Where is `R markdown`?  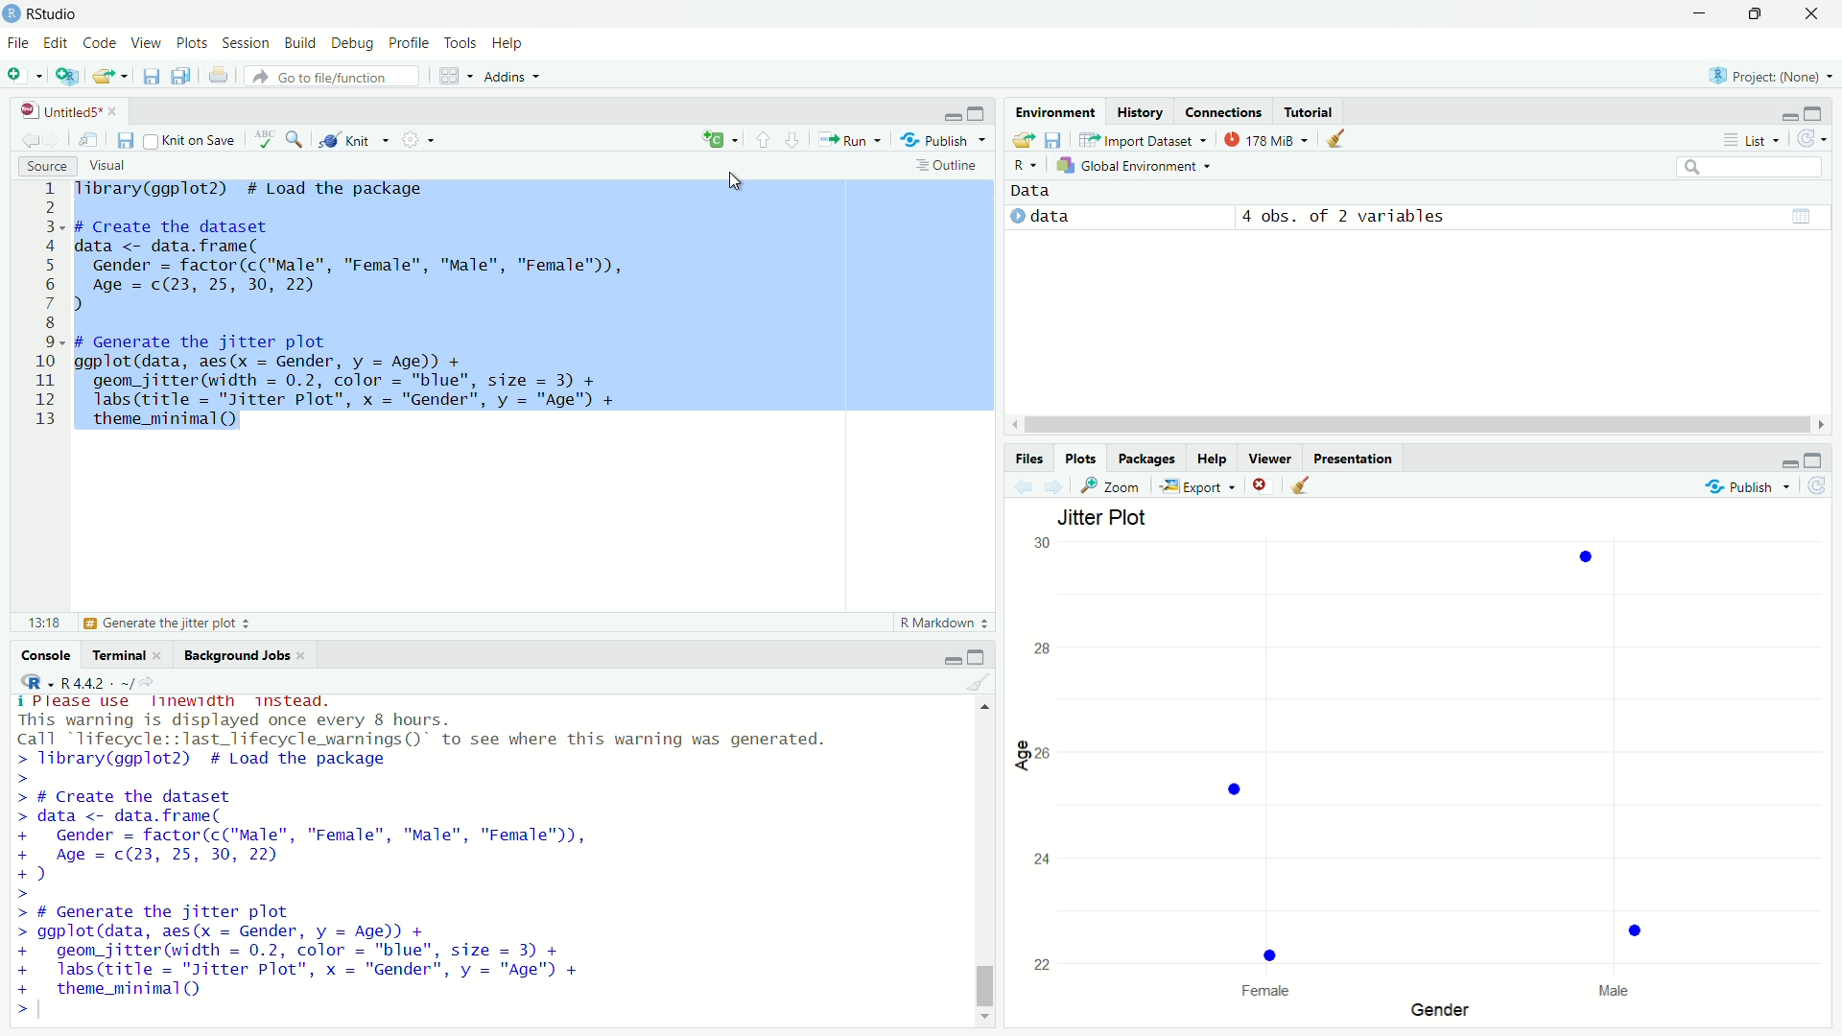
R markdown is located at coordinates (944, 622).